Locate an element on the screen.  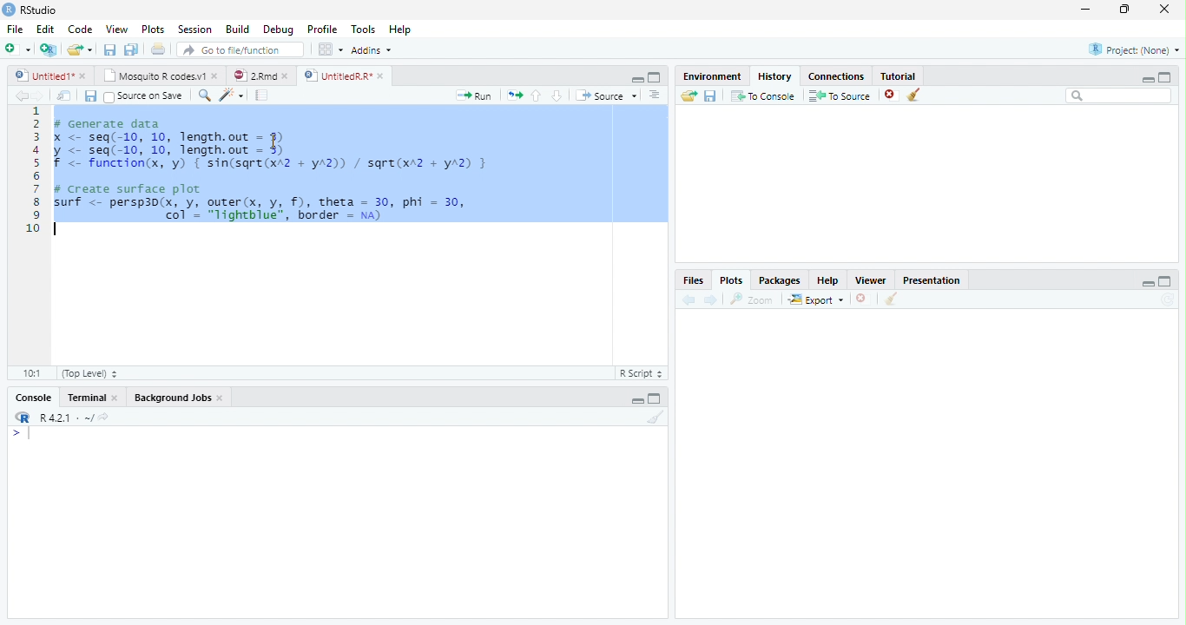
New line is located at coordinates (21, 436).